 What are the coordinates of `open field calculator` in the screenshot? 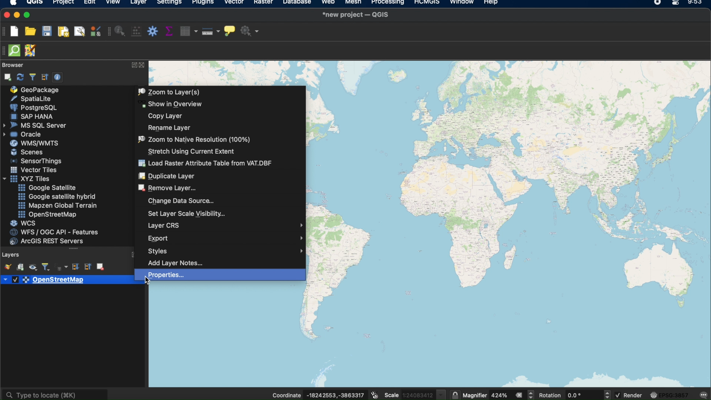 It's located at (137, 31).